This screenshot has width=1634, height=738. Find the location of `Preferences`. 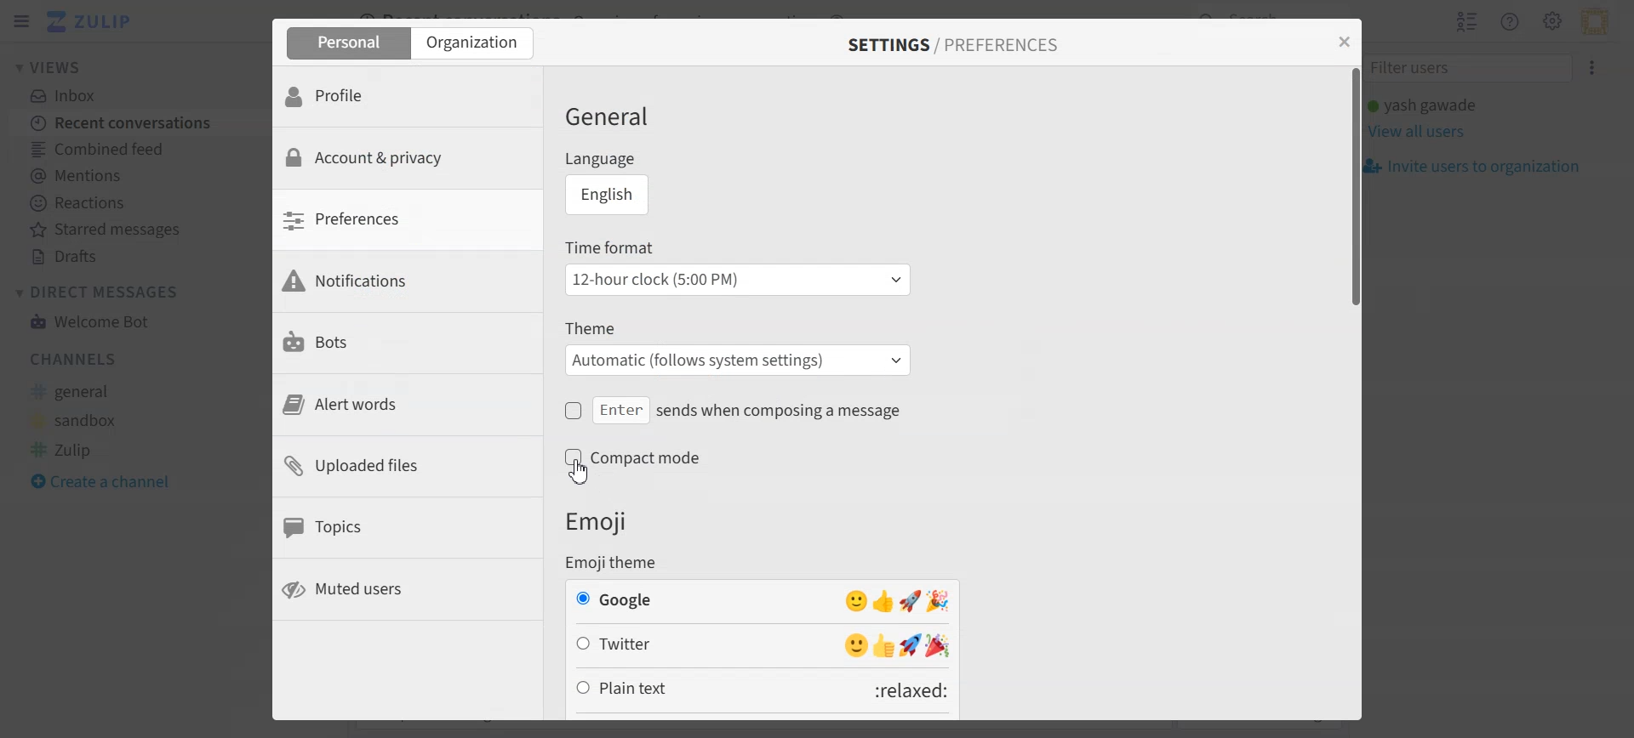

Preferences is located at coordinates (406, 219).